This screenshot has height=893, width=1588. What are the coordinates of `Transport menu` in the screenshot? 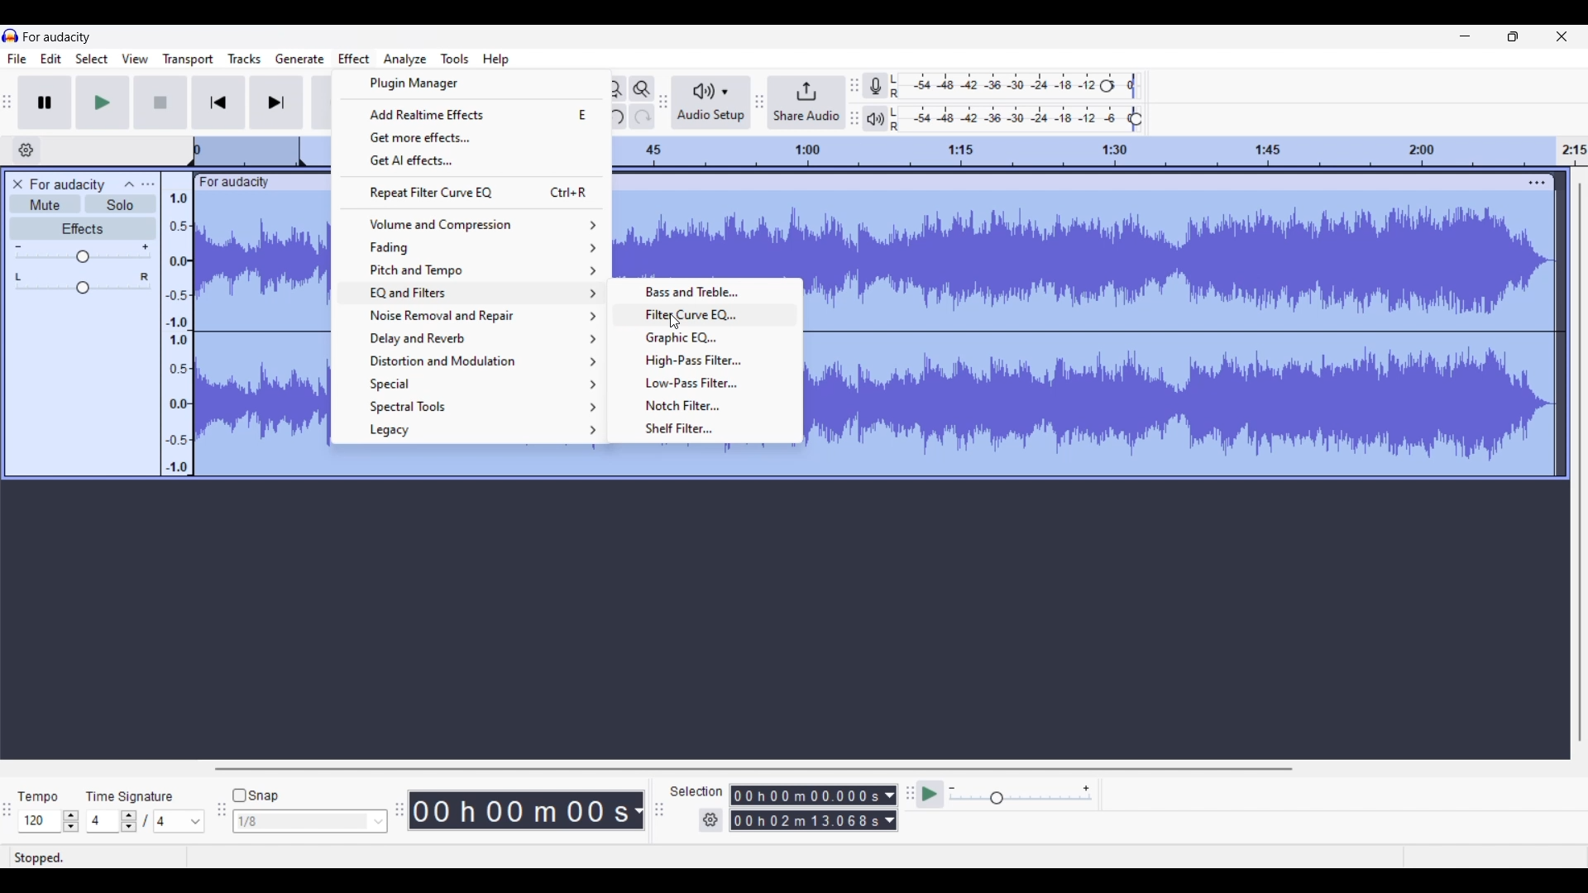 It's located at (188, 60).